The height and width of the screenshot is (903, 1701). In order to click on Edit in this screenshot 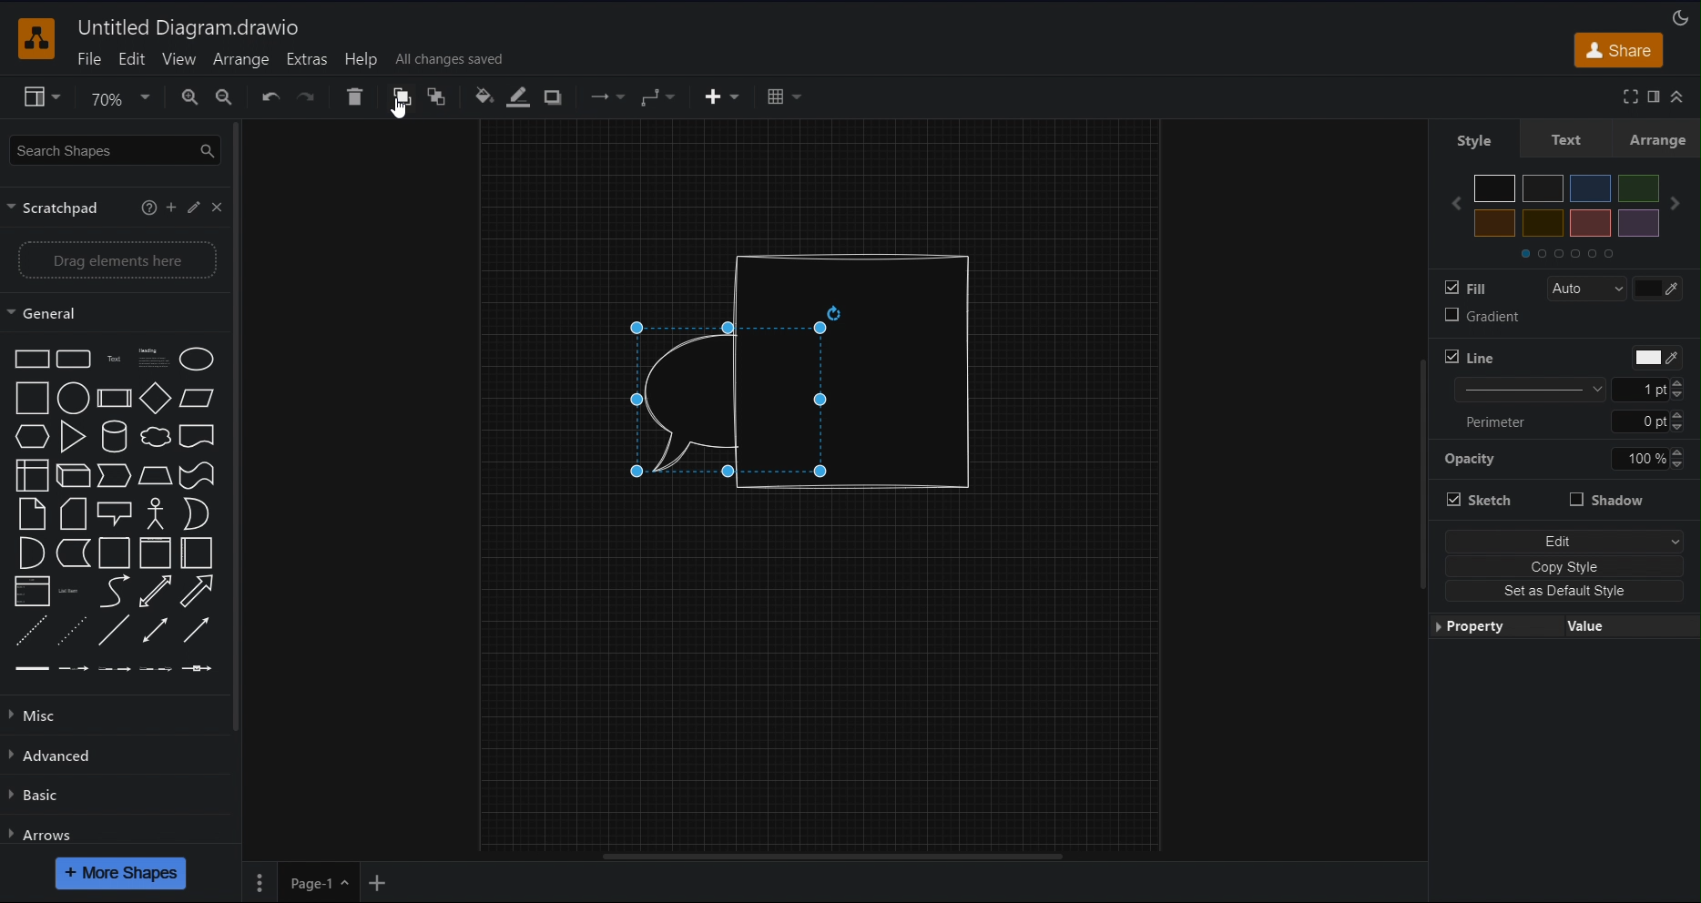, I will do `click(1565, 542)`.